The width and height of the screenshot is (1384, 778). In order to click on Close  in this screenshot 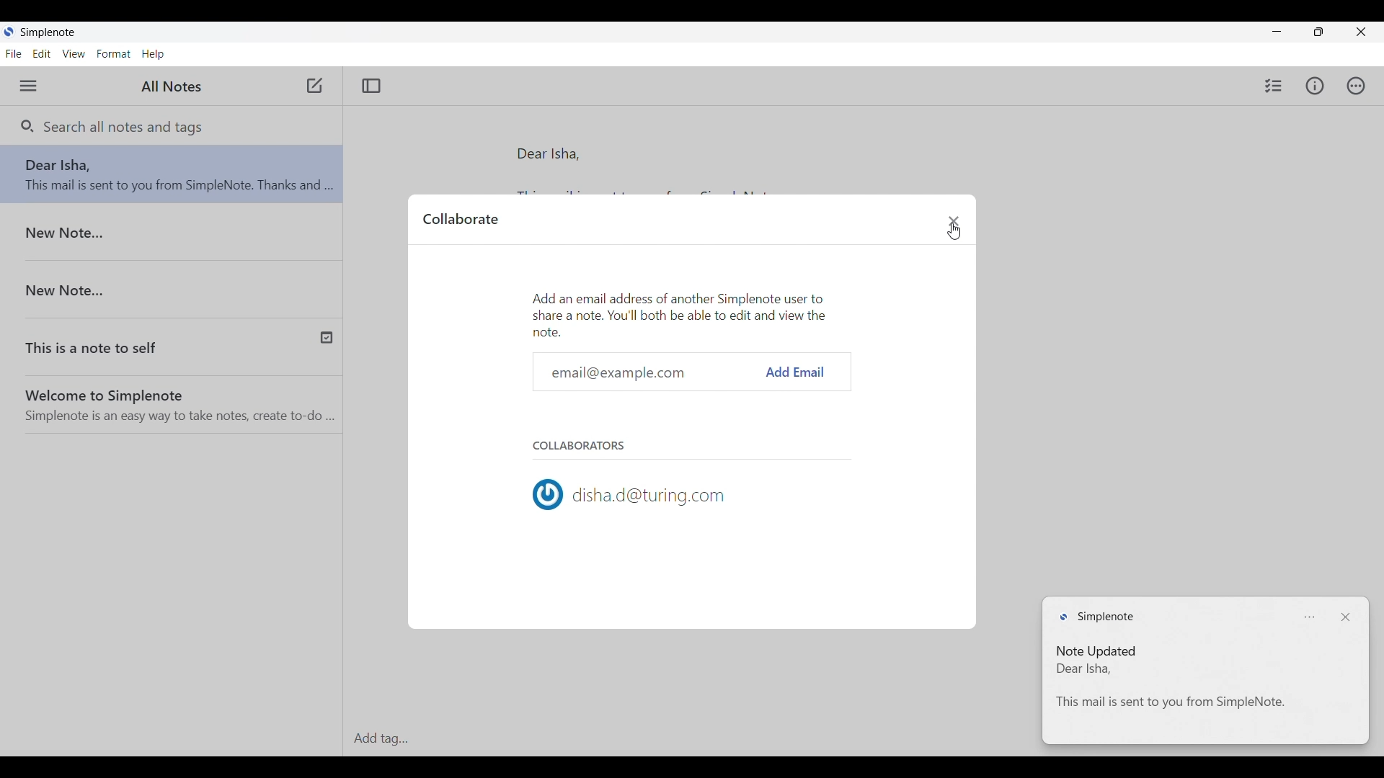, I will do `click(954, 220)`.